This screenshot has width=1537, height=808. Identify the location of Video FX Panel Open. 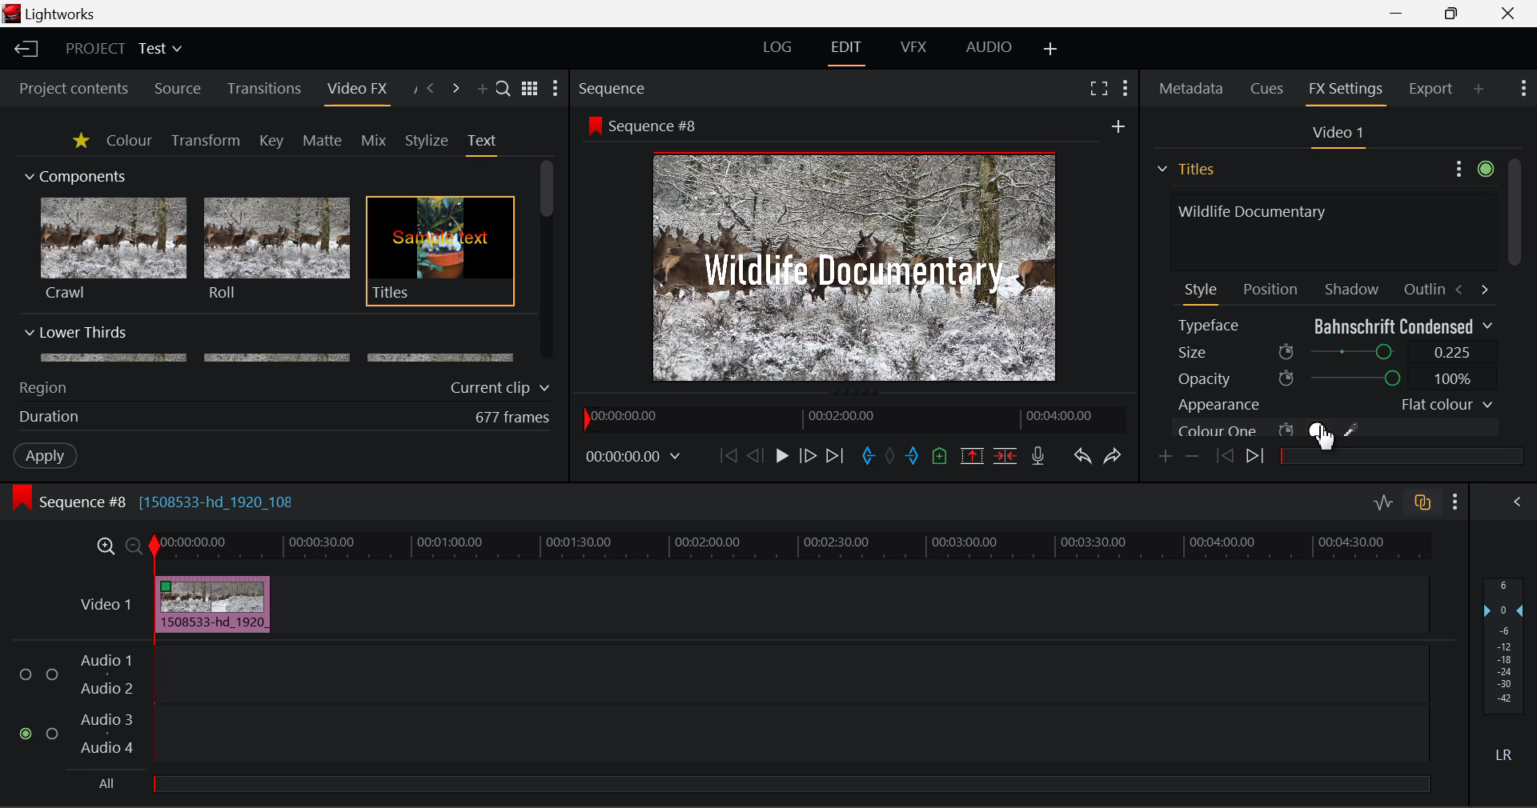
(356, 90).